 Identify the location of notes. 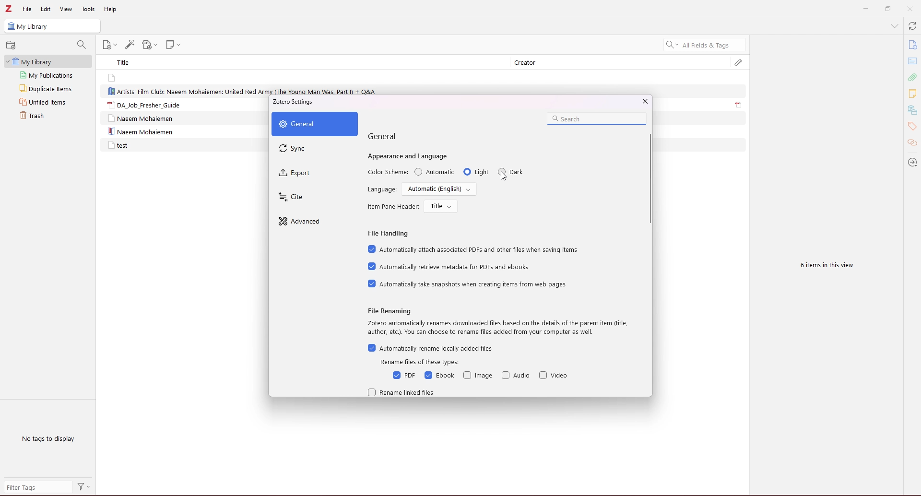
(912, 93).